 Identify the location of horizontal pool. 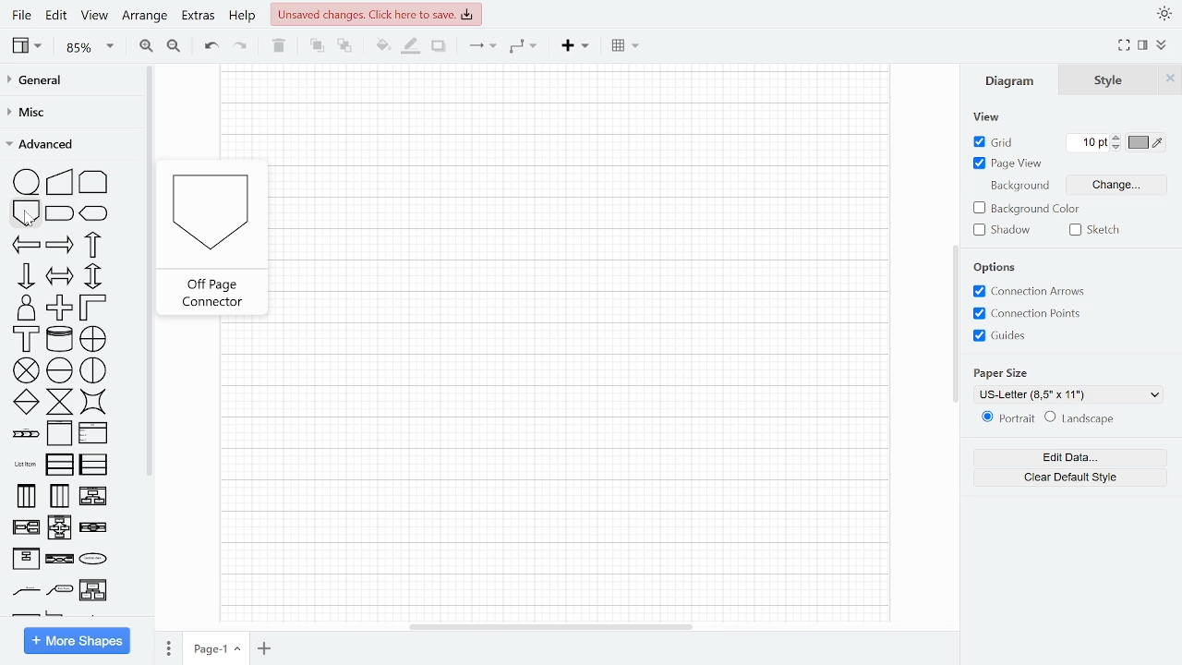
(61, 465).